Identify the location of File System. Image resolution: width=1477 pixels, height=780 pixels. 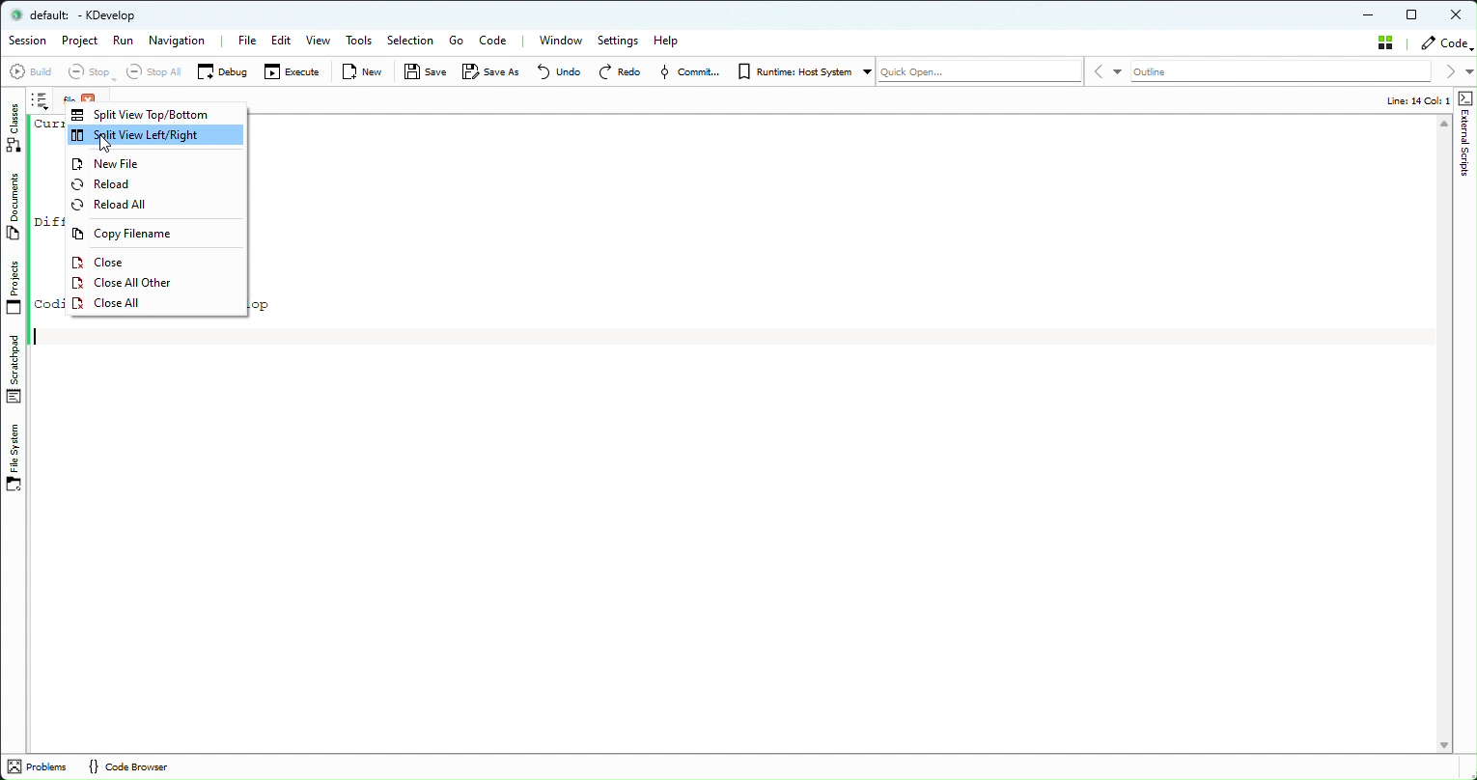
(14, 456).